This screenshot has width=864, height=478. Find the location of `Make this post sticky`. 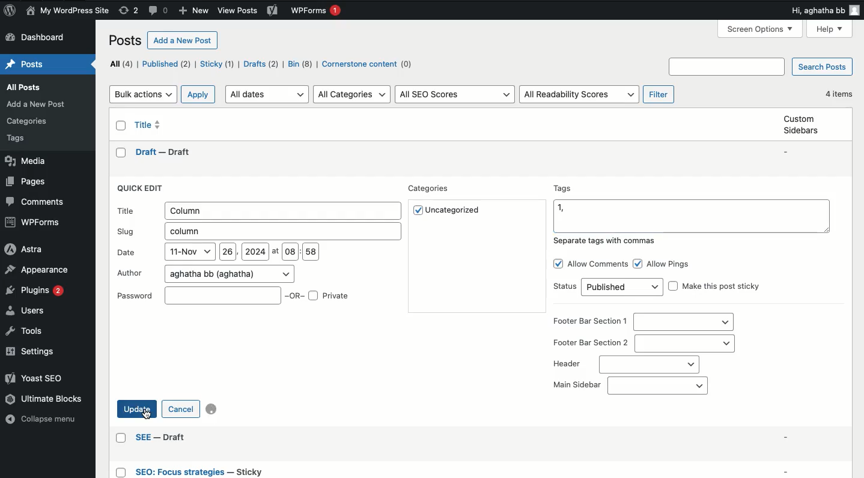

Make this post sticky is located at coordinates (715, 285).